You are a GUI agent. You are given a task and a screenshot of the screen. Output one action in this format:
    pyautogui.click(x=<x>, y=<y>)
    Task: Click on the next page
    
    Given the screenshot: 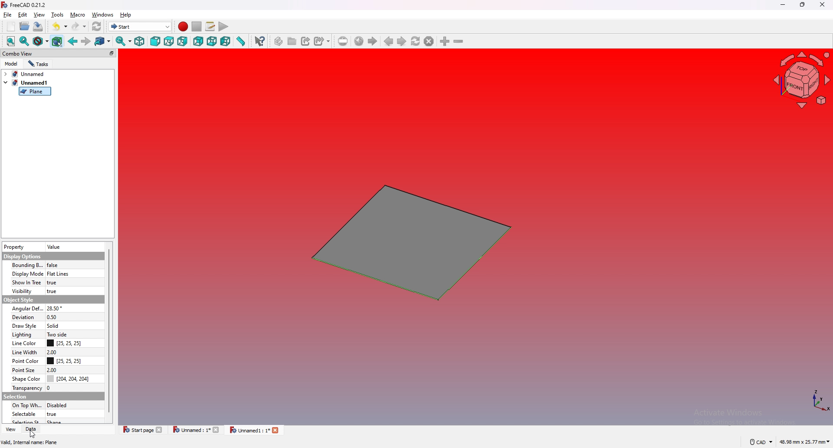 What is the action you would take?
    pyautogui.click(x=402, y=42)
    